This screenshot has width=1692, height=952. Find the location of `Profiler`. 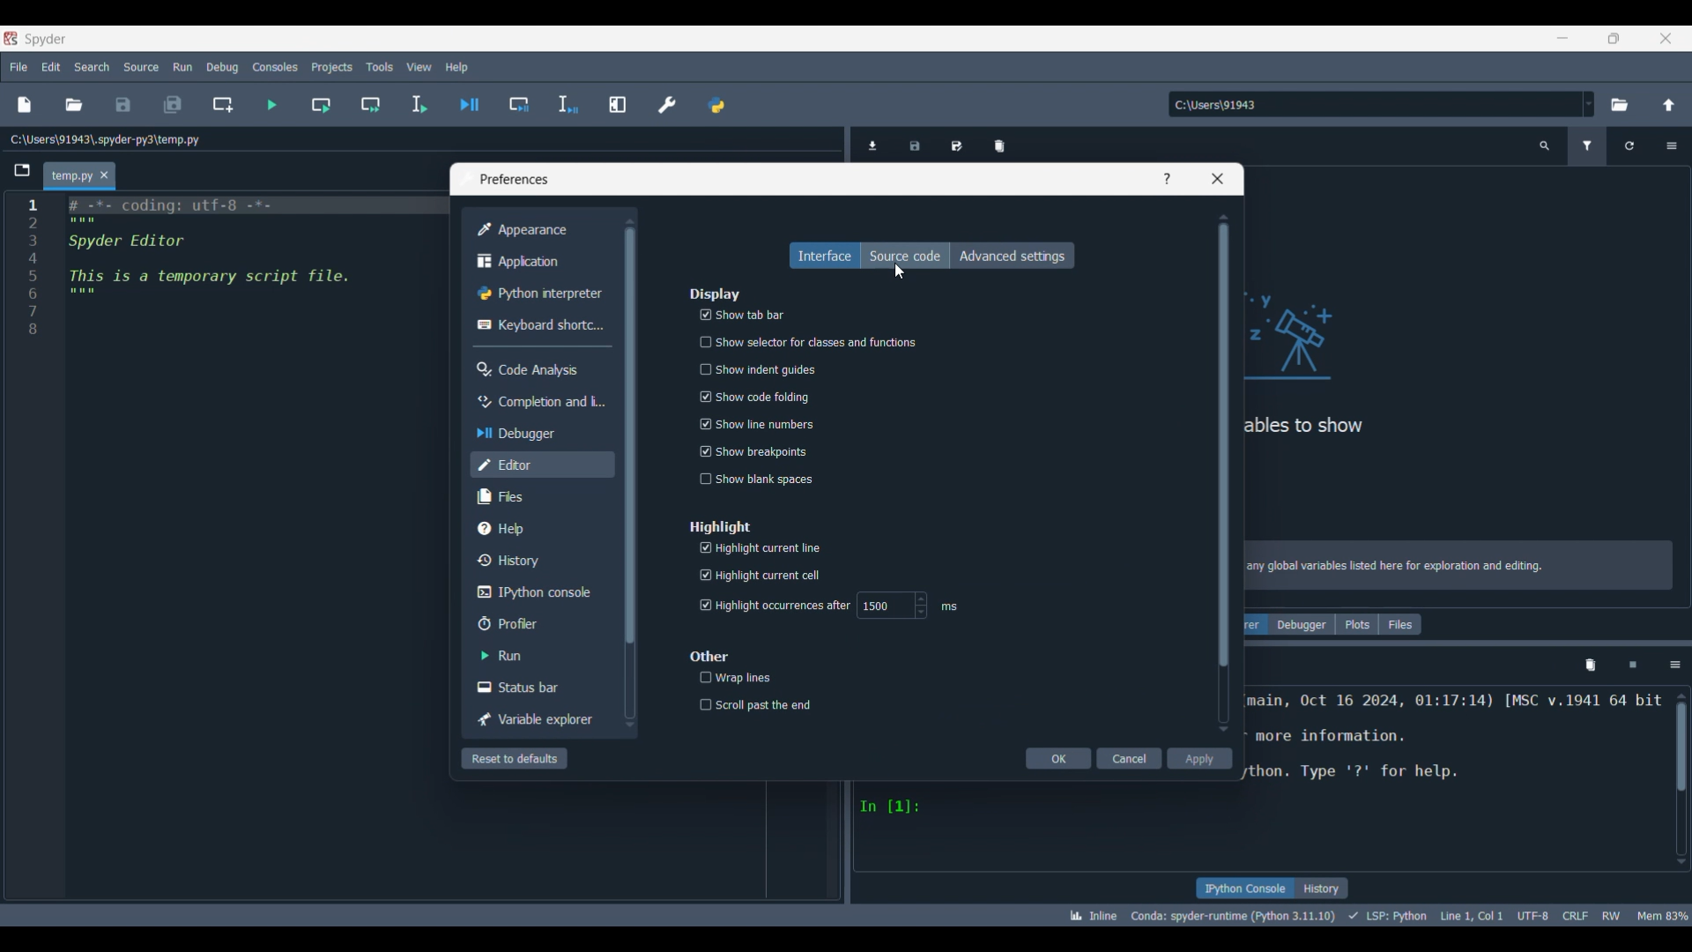

Profiler is located at coordinates (539, 623).